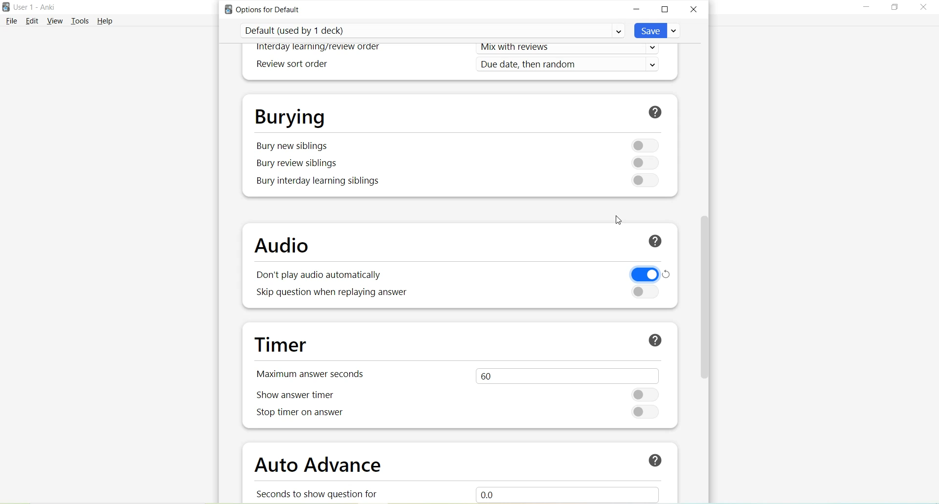 This screenshot has width=939, height=504. Describe the element at coordinates (266, 9) in the screenshot. I see `Options for Default` at that location.